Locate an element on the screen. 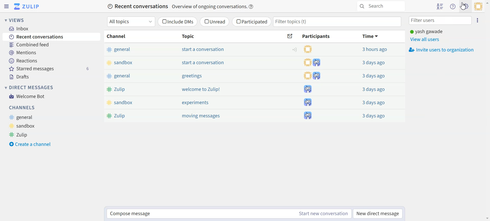 This screenshot has width=490, height=221. 3 days ago is located at coordinates (373, 63).